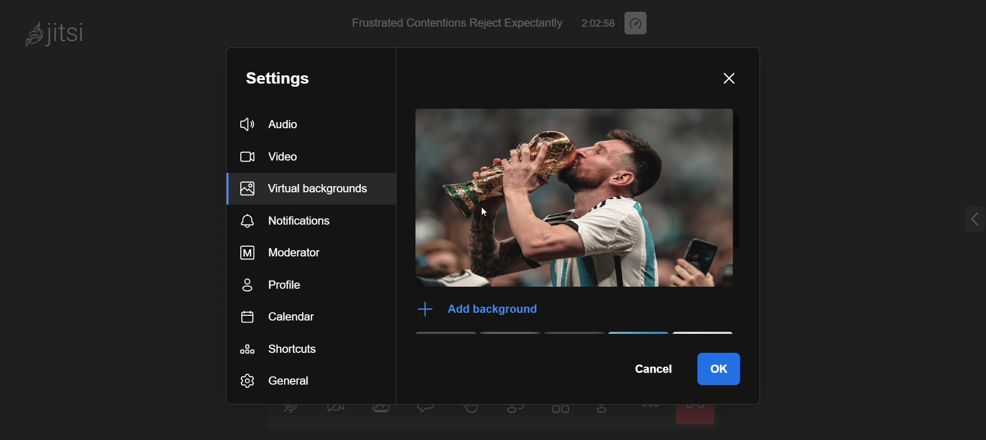 The height and width of the screenshot is (440, 986). Describe the element at coordinates (581, 335) in the screenshot. I see `pre loaded screen backgrounds` at that location.